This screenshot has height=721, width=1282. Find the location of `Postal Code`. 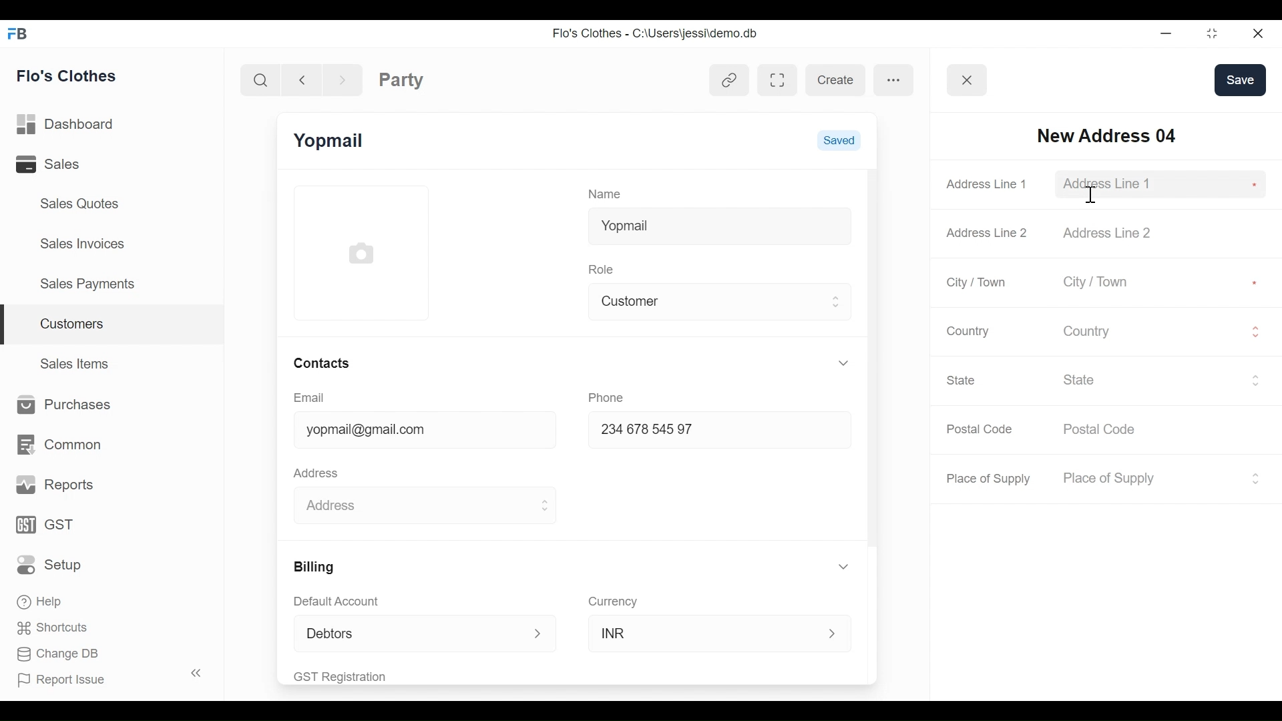

Postal Code is located at coordinates (1108, 430).